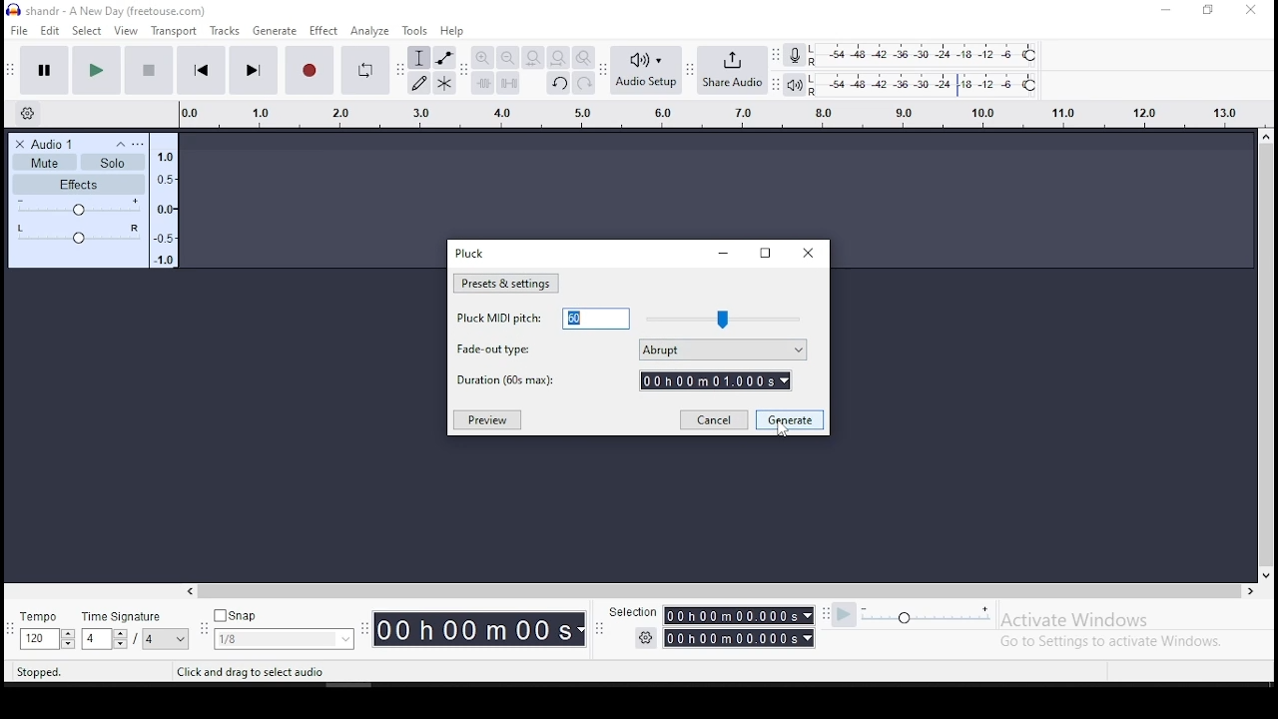  What do you see at coordinates (284, 627) in the screenshot?
I see `time signature` at bounding box center [284, 627].